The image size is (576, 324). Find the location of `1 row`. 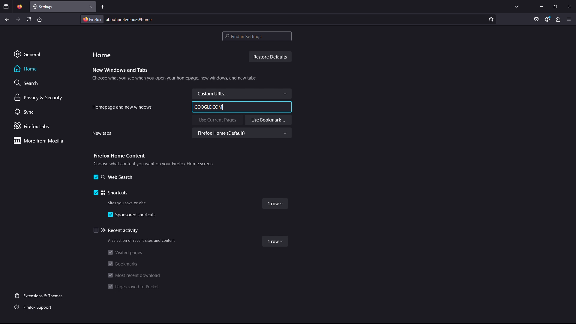

1 row is located at coordinates (275, 242).